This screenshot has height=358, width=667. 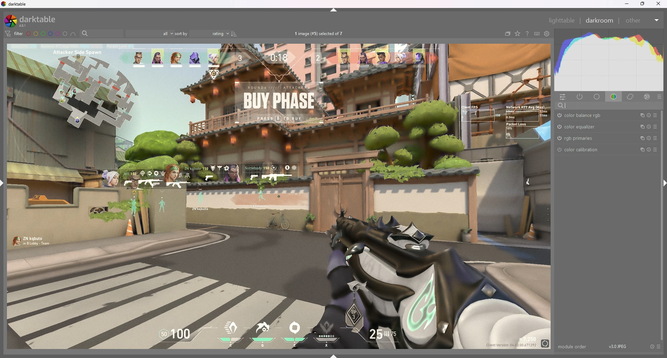 I want to click on multiple instances action, so click(x=641, y=138).